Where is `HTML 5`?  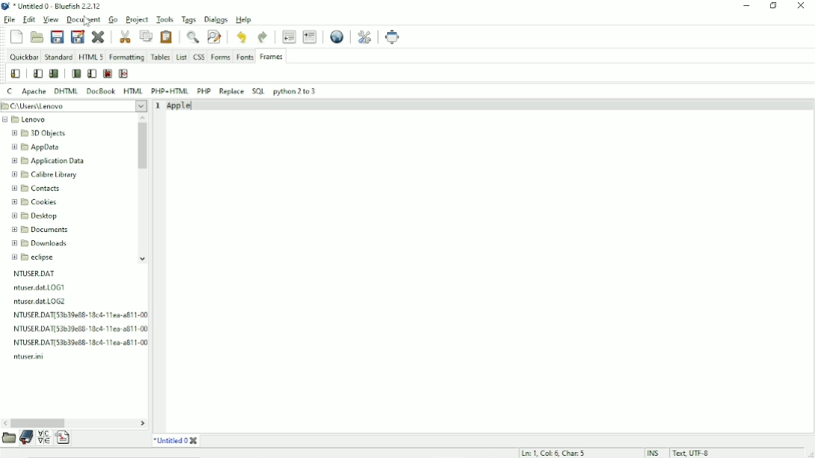 HTML 5 is located at coordinates (91, 57).